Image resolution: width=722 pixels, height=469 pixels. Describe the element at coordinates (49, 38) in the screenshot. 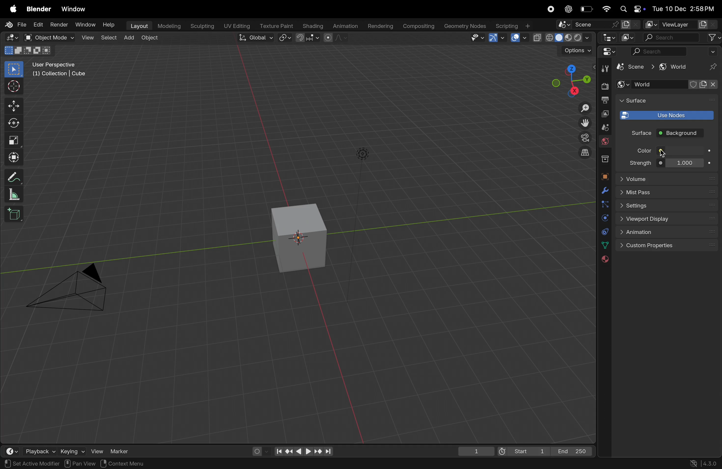

I see `object mode` at that location.